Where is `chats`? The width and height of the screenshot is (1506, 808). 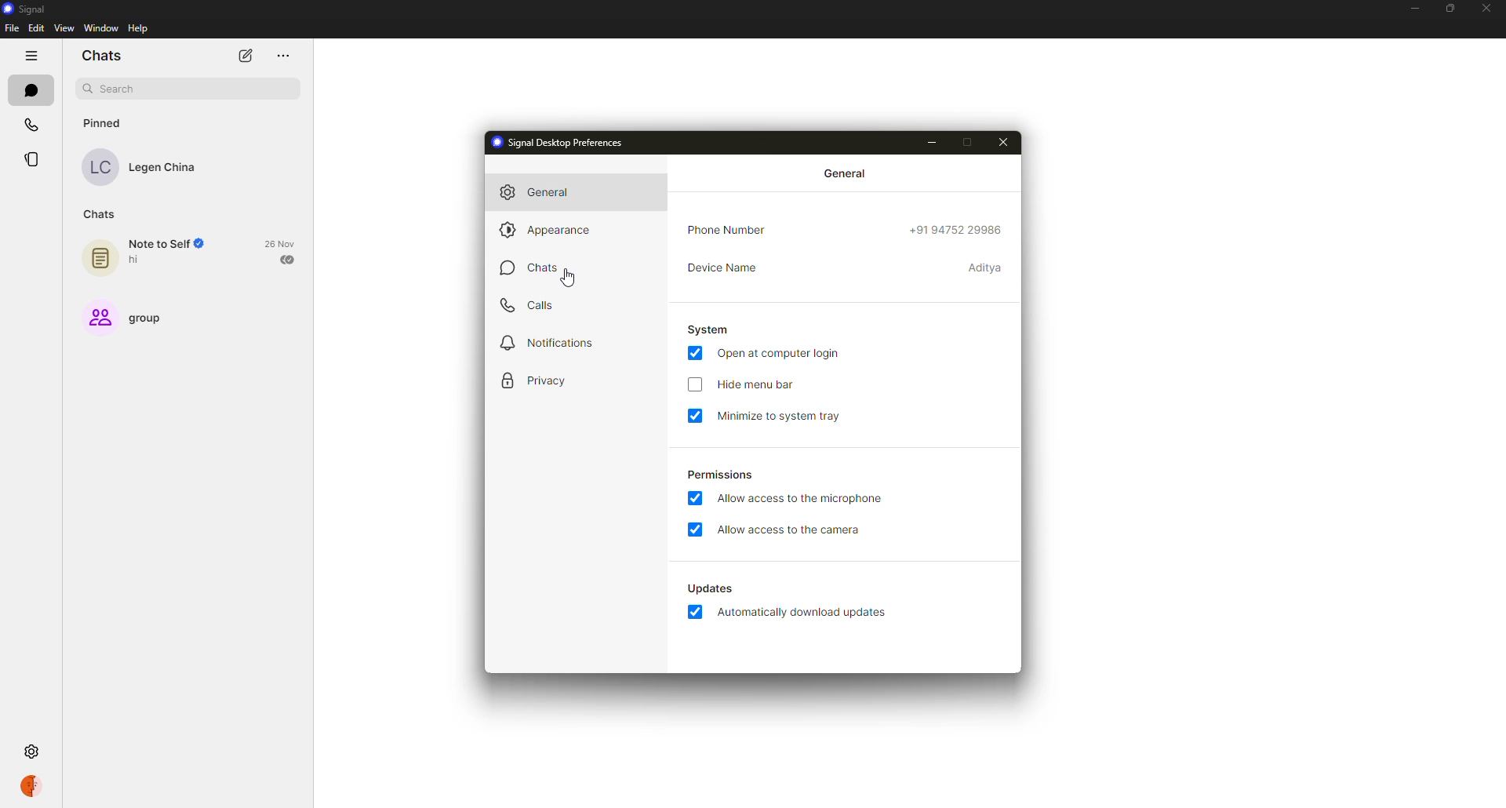
chats is located at coordinates (541, 270).